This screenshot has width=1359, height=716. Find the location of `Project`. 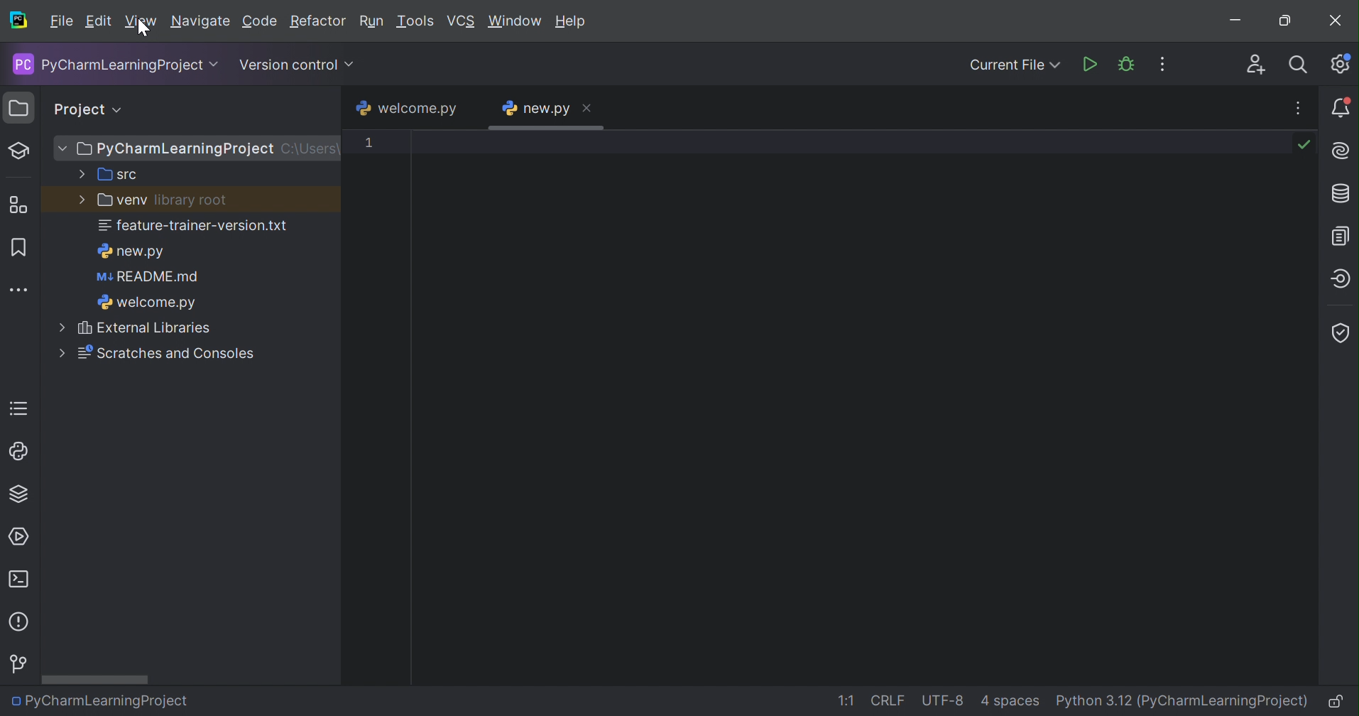

Project is located at coordinates (79, 107).